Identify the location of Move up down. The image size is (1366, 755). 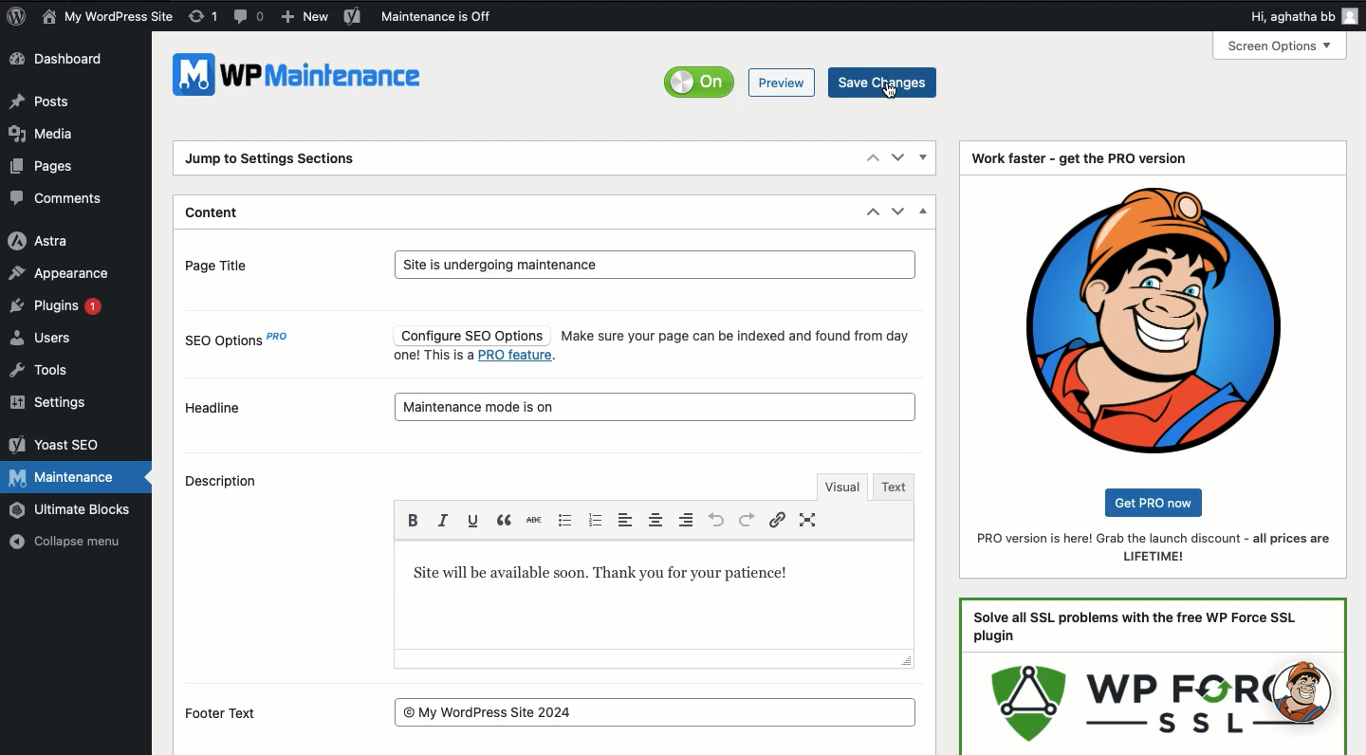
(886, 157).